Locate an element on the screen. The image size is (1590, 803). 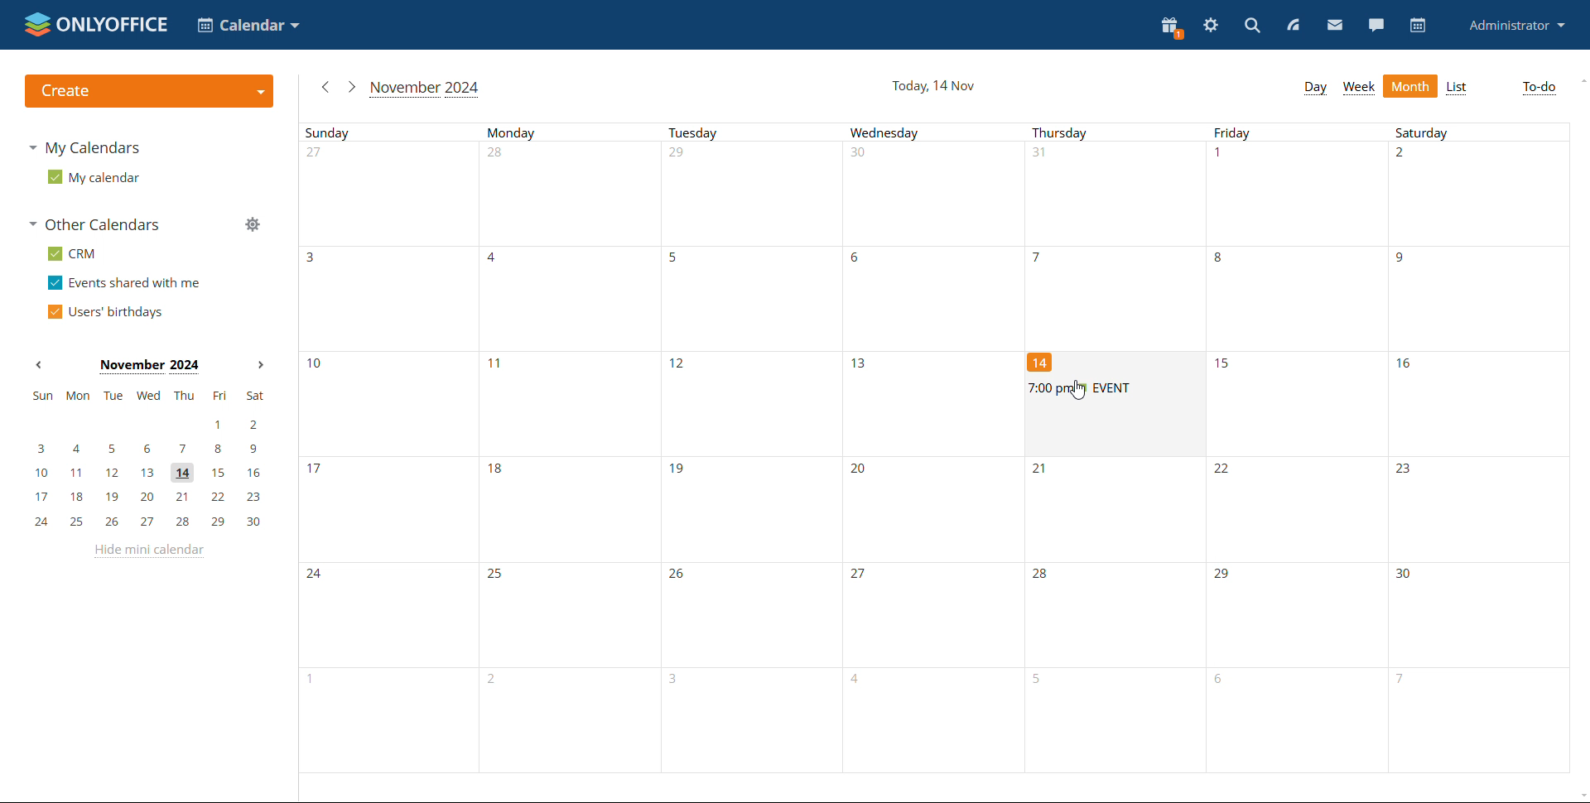
cursor is located at coordinates (1081, 393).